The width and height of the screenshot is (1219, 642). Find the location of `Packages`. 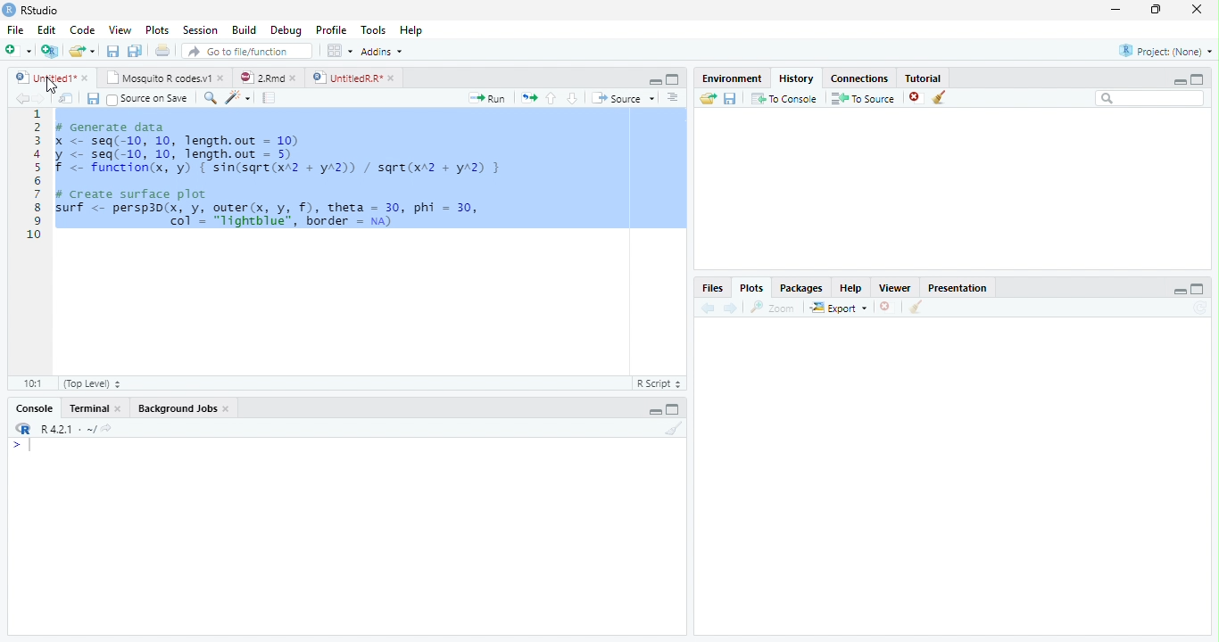

Packages is located at coordinates (801, 287).